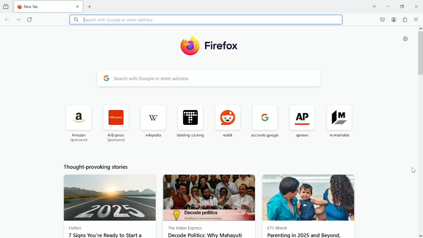 The height and width of the screenshot is (238, 423). I want to click on customize new tab, so click(404, 40).